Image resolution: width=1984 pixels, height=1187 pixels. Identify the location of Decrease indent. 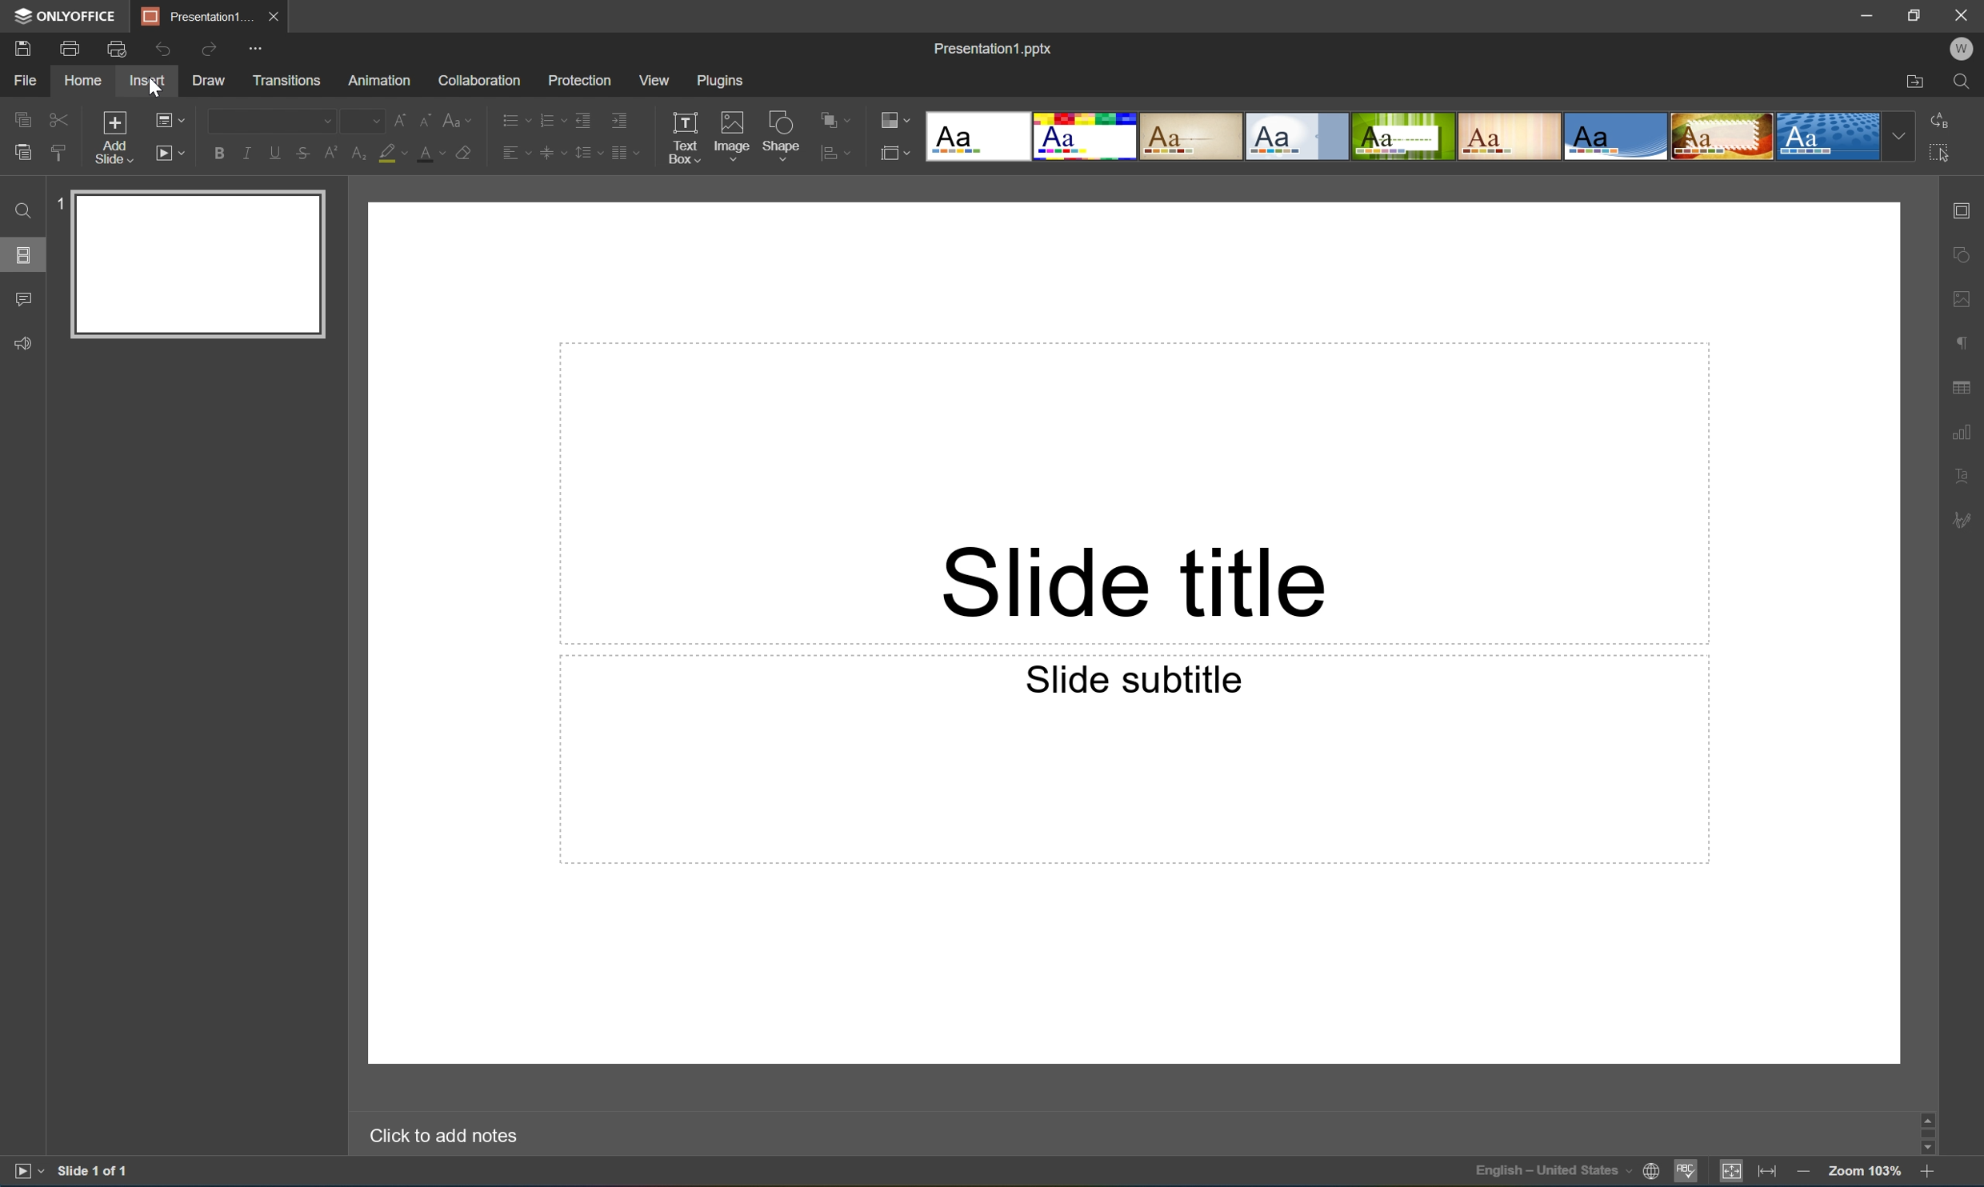
(586, 121).